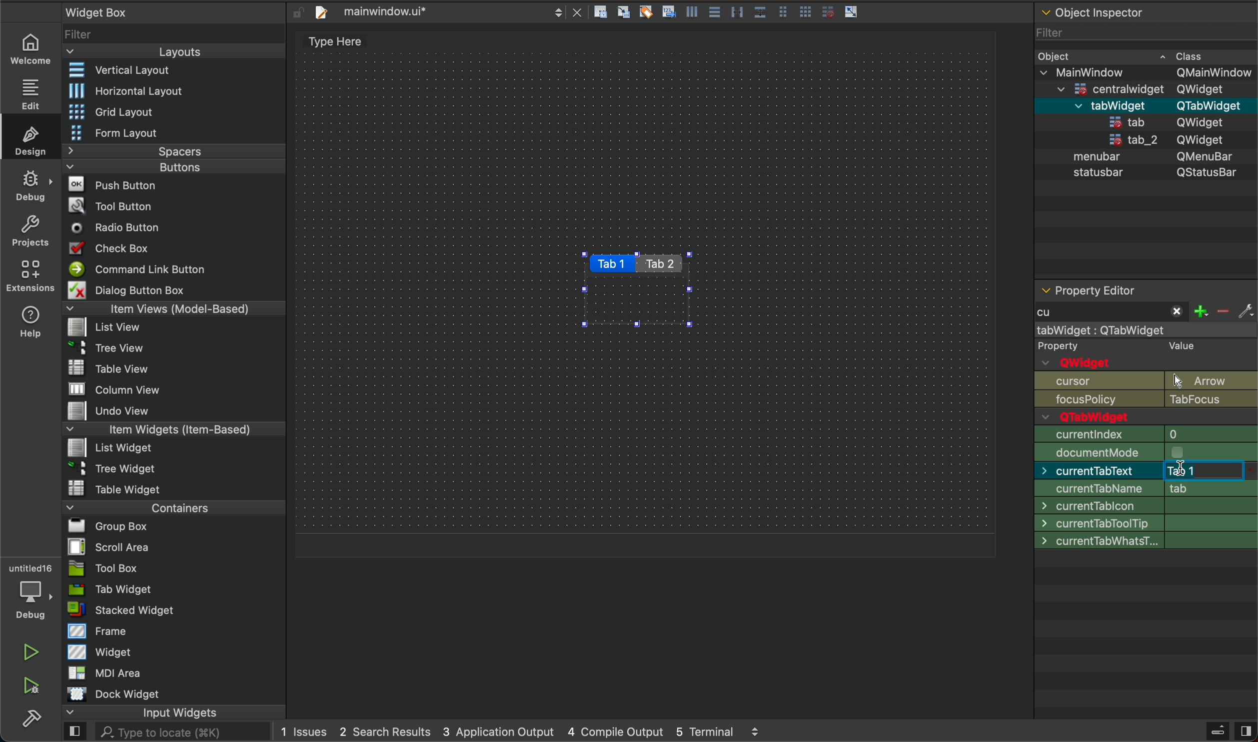 The height and width of the screenshot is (742, 1258). I want to click on statusbar, so click(1101, 174).